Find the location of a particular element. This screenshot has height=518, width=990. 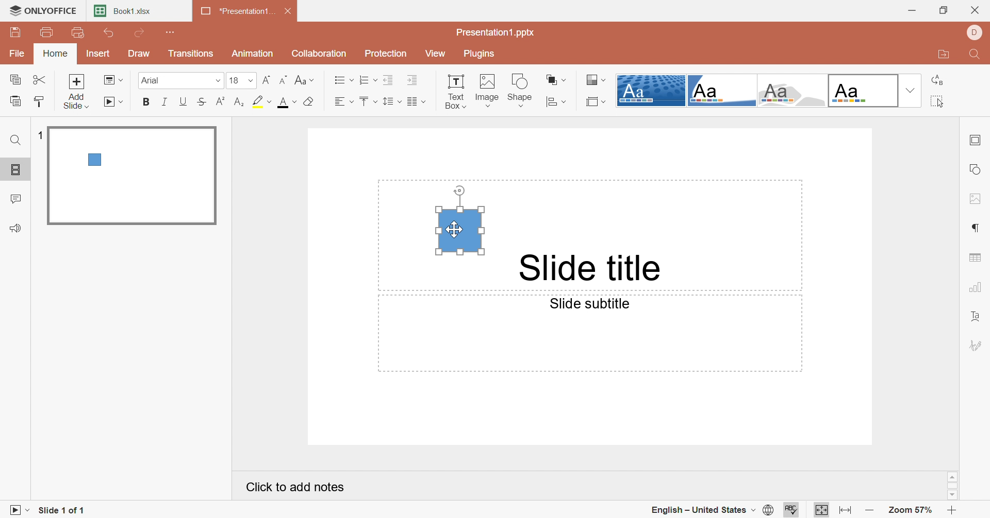

Clear is located at coordinates (311, 101).